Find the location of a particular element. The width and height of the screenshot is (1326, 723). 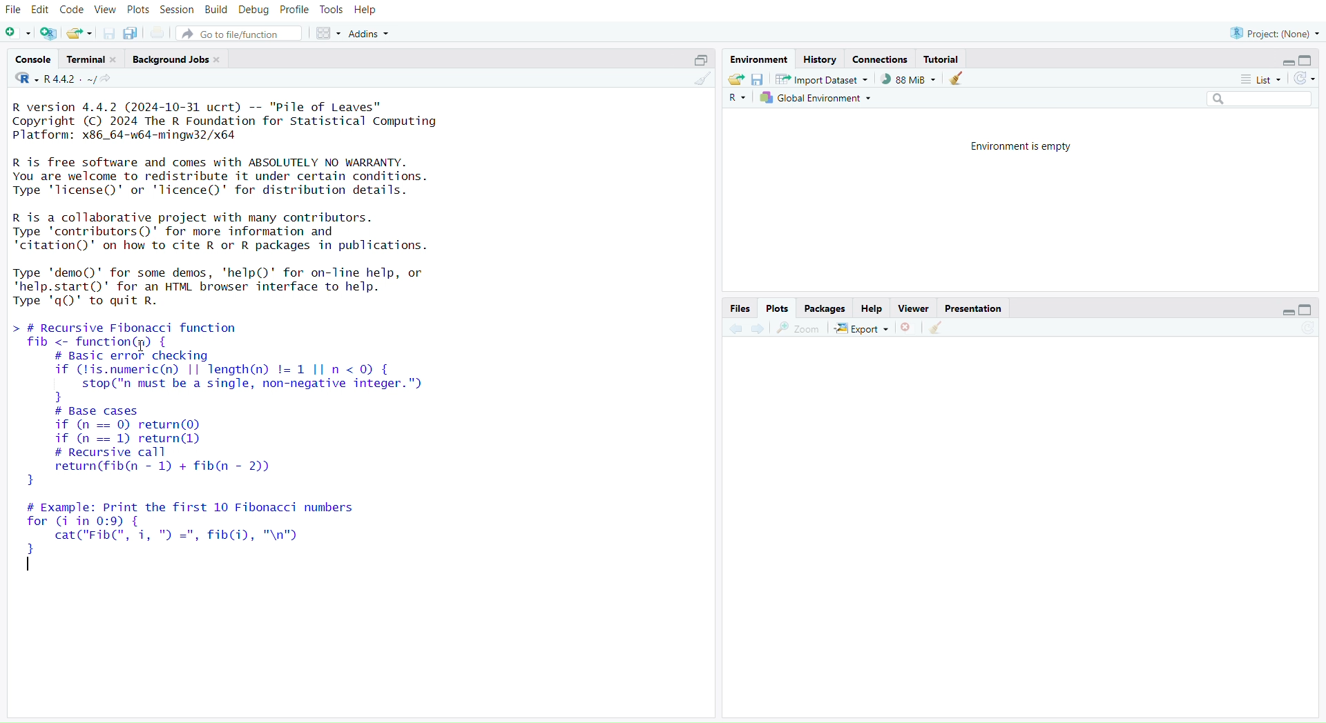

clear console is located at coordinates (701, 79).